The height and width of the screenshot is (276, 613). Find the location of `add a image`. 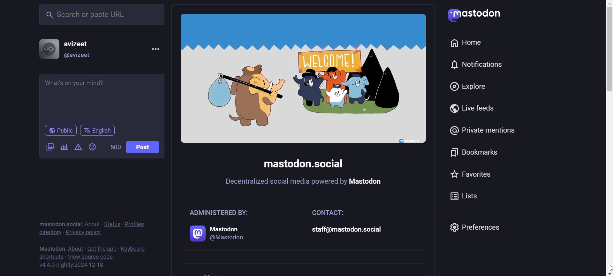

add a image is located at coordinates (50, 149).